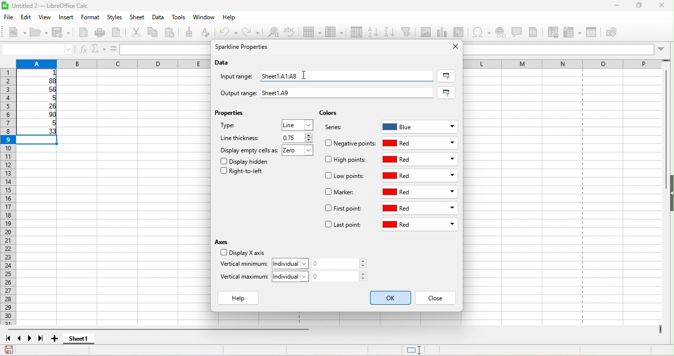 This screenshot has width=674, height=356. I want to click on output range, so click(234, 92).